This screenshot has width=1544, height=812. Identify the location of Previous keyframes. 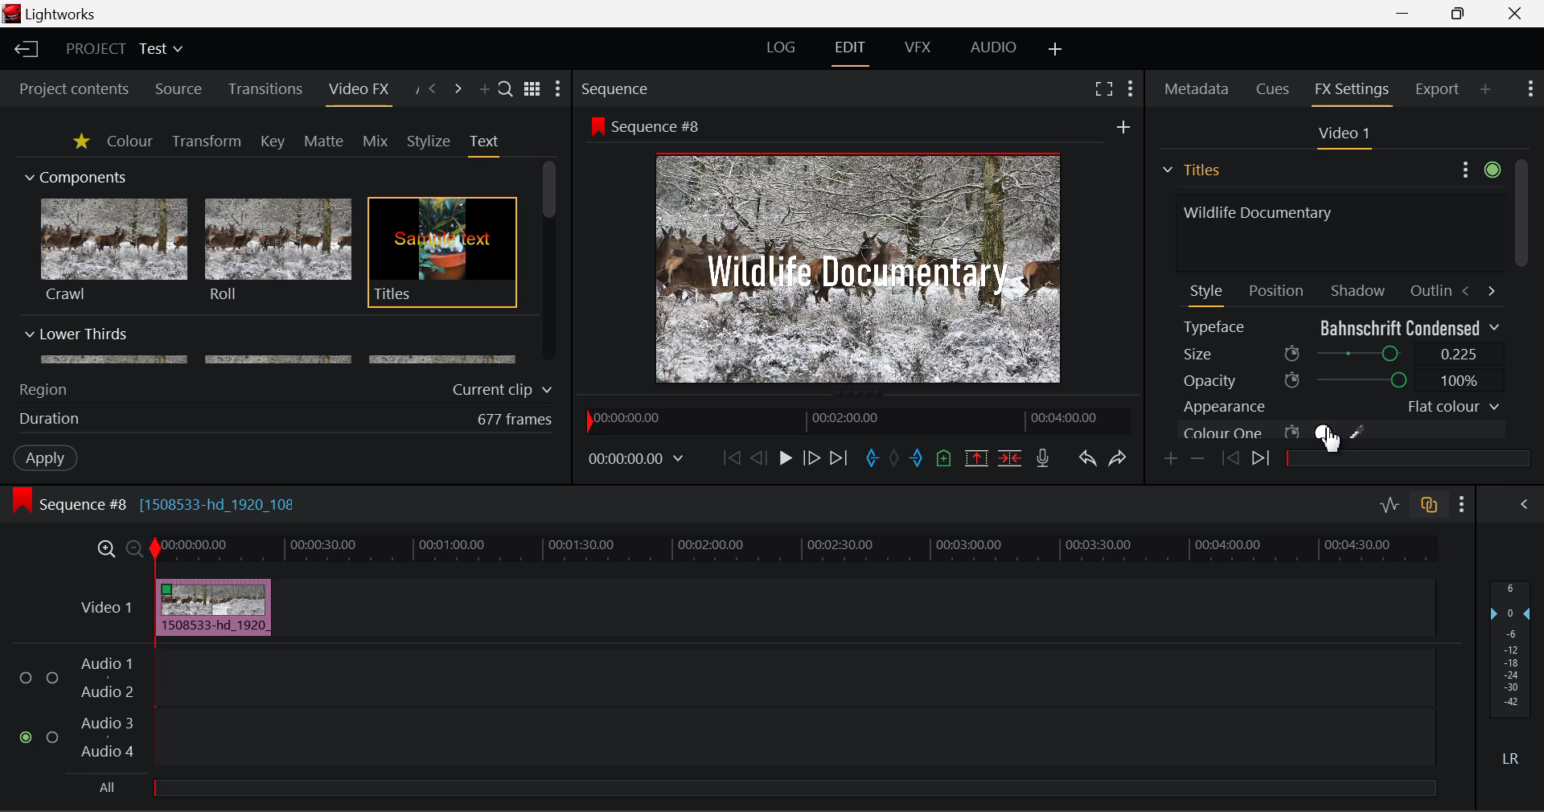
(1229, 459).